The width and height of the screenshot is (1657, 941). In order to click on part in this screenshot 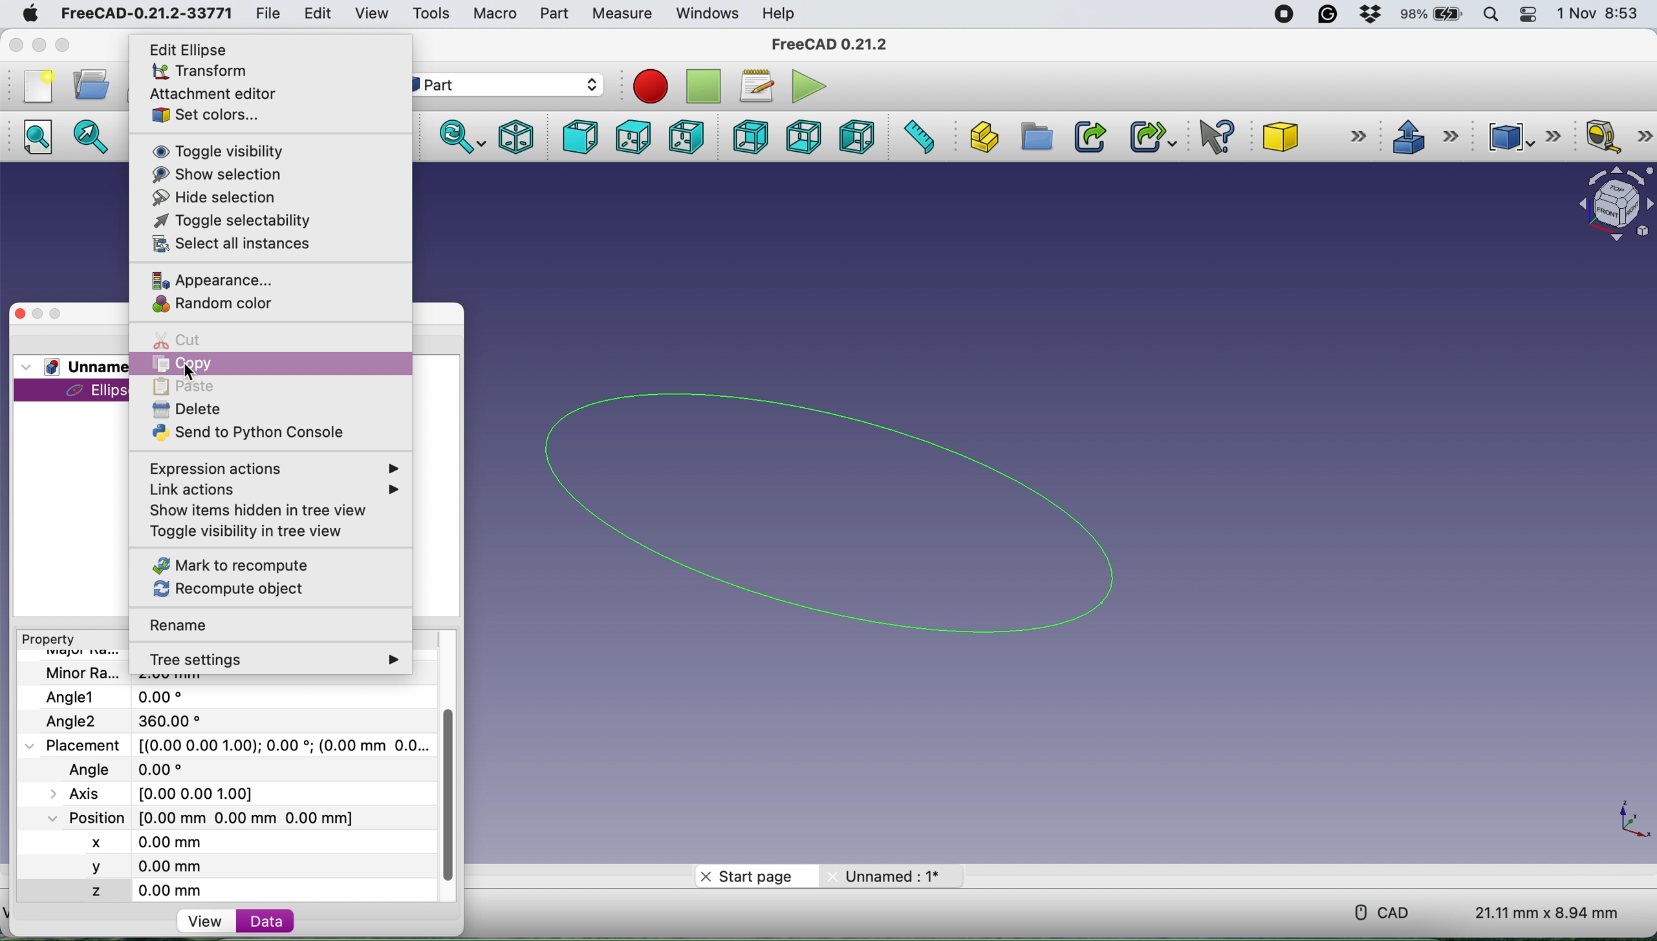, I will do `click(552, 14)`.